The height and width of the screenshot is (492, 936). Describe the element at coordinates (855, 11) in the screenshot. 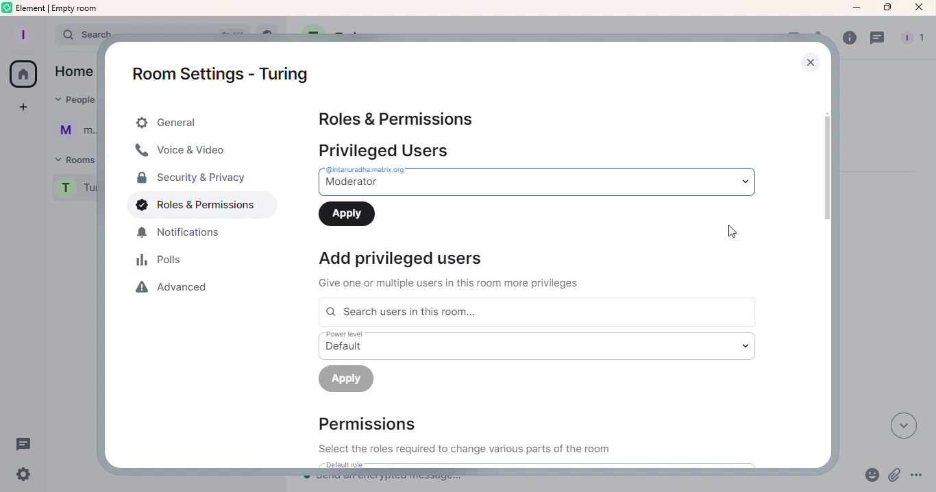

I see `Minimize` at that location.